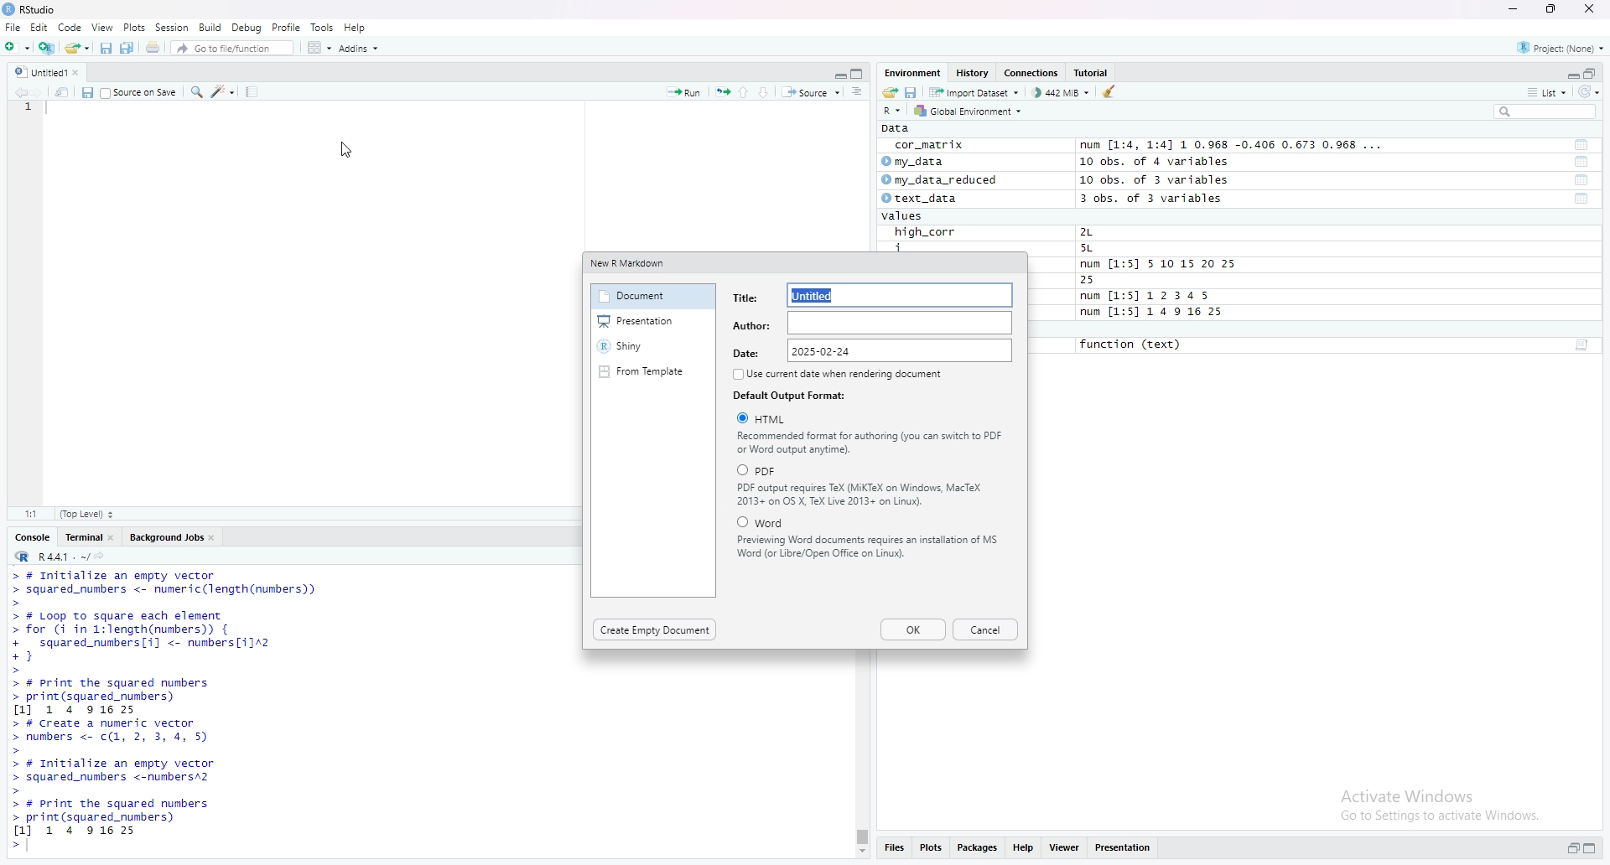  What do you see at coordinates (1169, 161) in the screenshot?
I see `10 obs. of 4 variables` at bounding box center [1169, 161].